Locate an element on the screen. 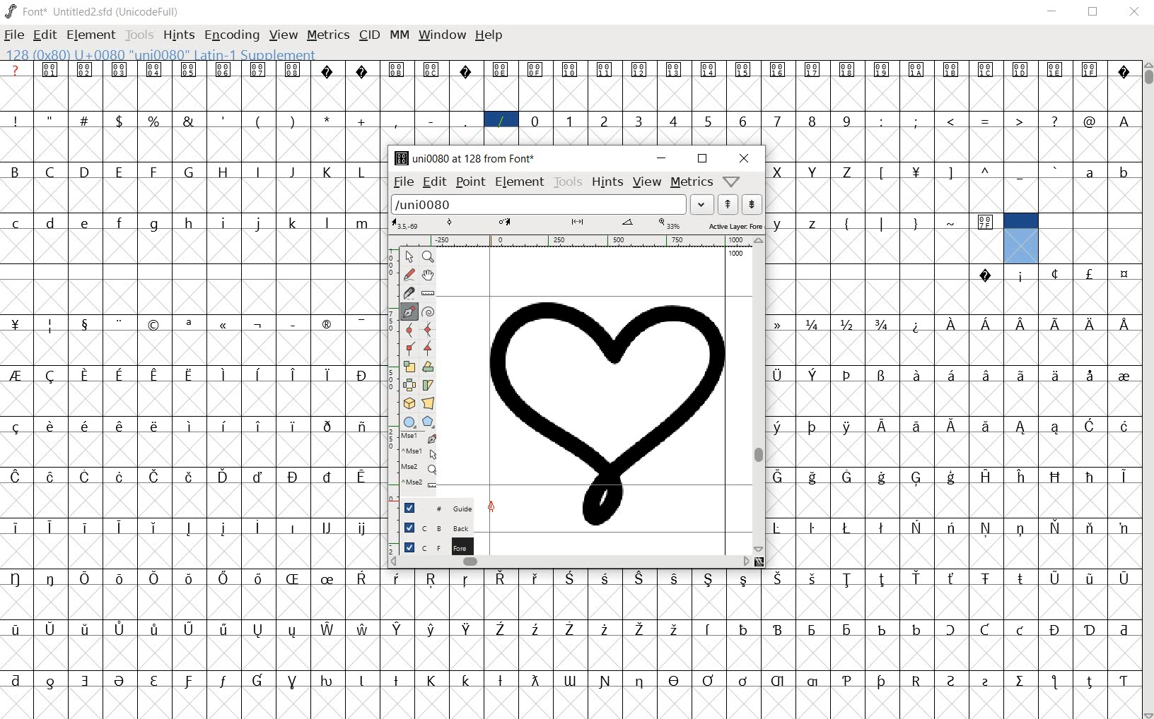 Image resolution: width=1154 pixels, height=719 pixels. glyph is located at coordinates (327, 172).